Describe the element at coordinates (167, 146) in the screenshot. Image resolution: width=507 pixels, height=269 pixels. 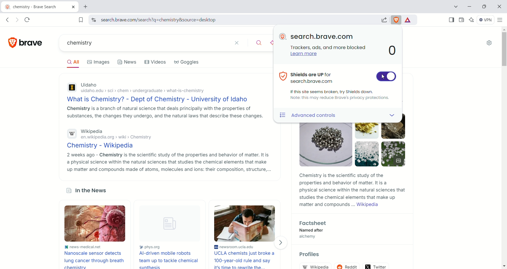
I see `Chemistry - Wikipedia` at that location.